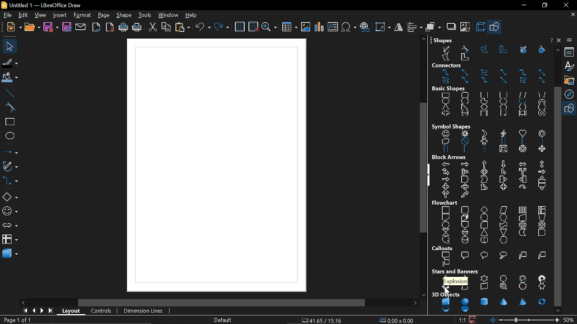 This screenshot has height=324, width=577. What do you see at coordinates (445, 292) in the screenshot?
I see `Cursor` at bounding box center [445, 292].